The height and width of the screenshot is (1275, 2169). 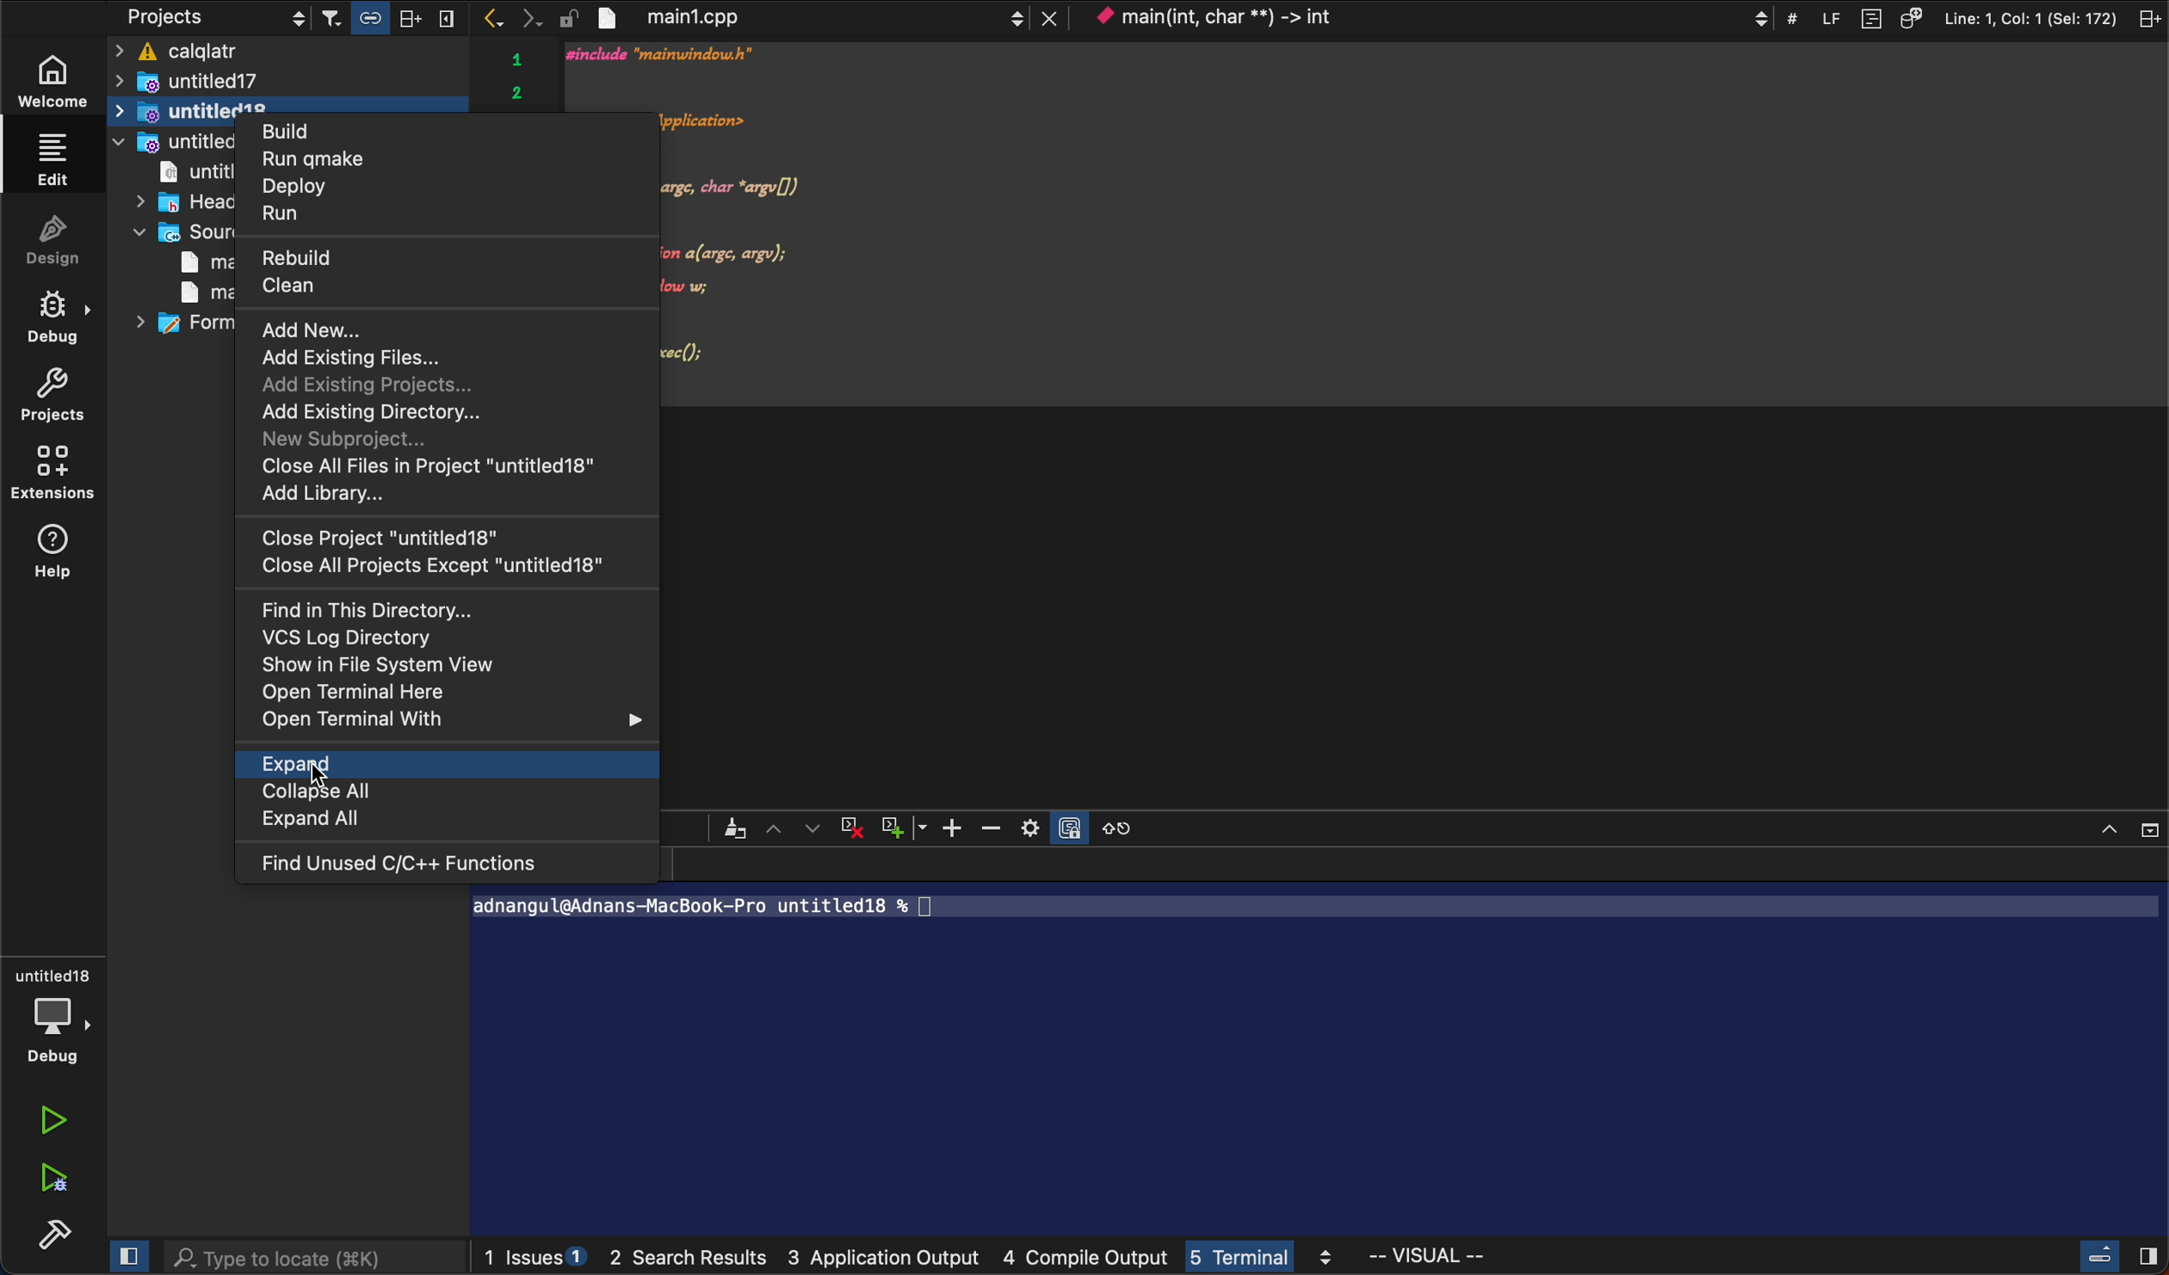 I want to click on open, so click(x=356, y=694).